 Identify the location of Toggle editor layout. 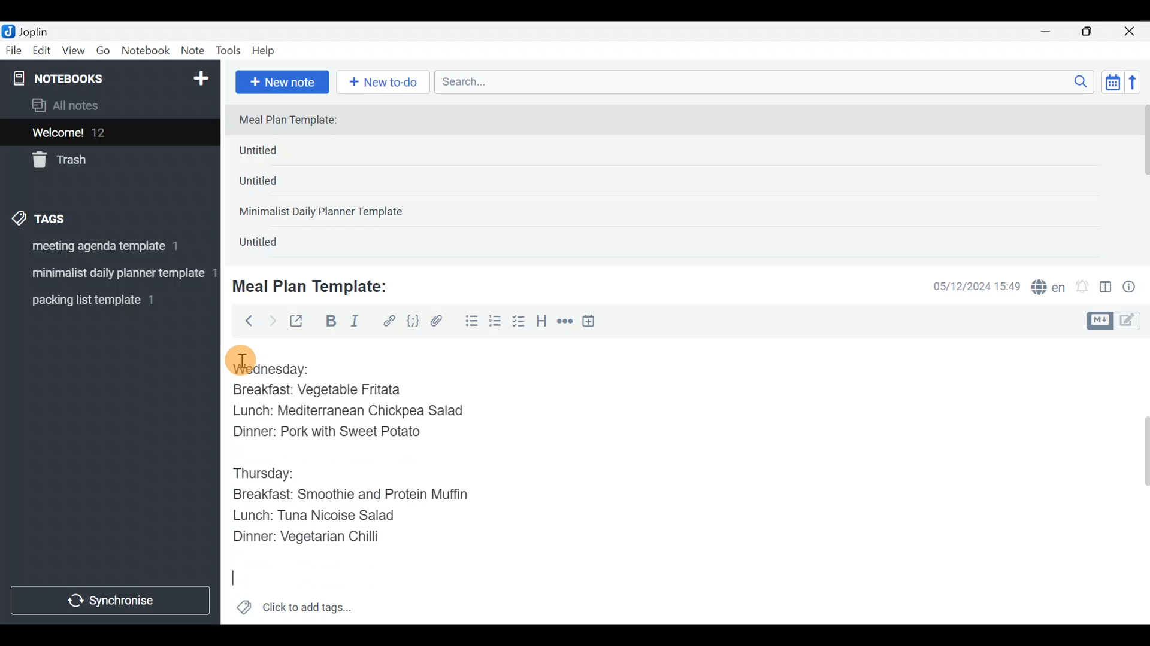
(1106, 288).